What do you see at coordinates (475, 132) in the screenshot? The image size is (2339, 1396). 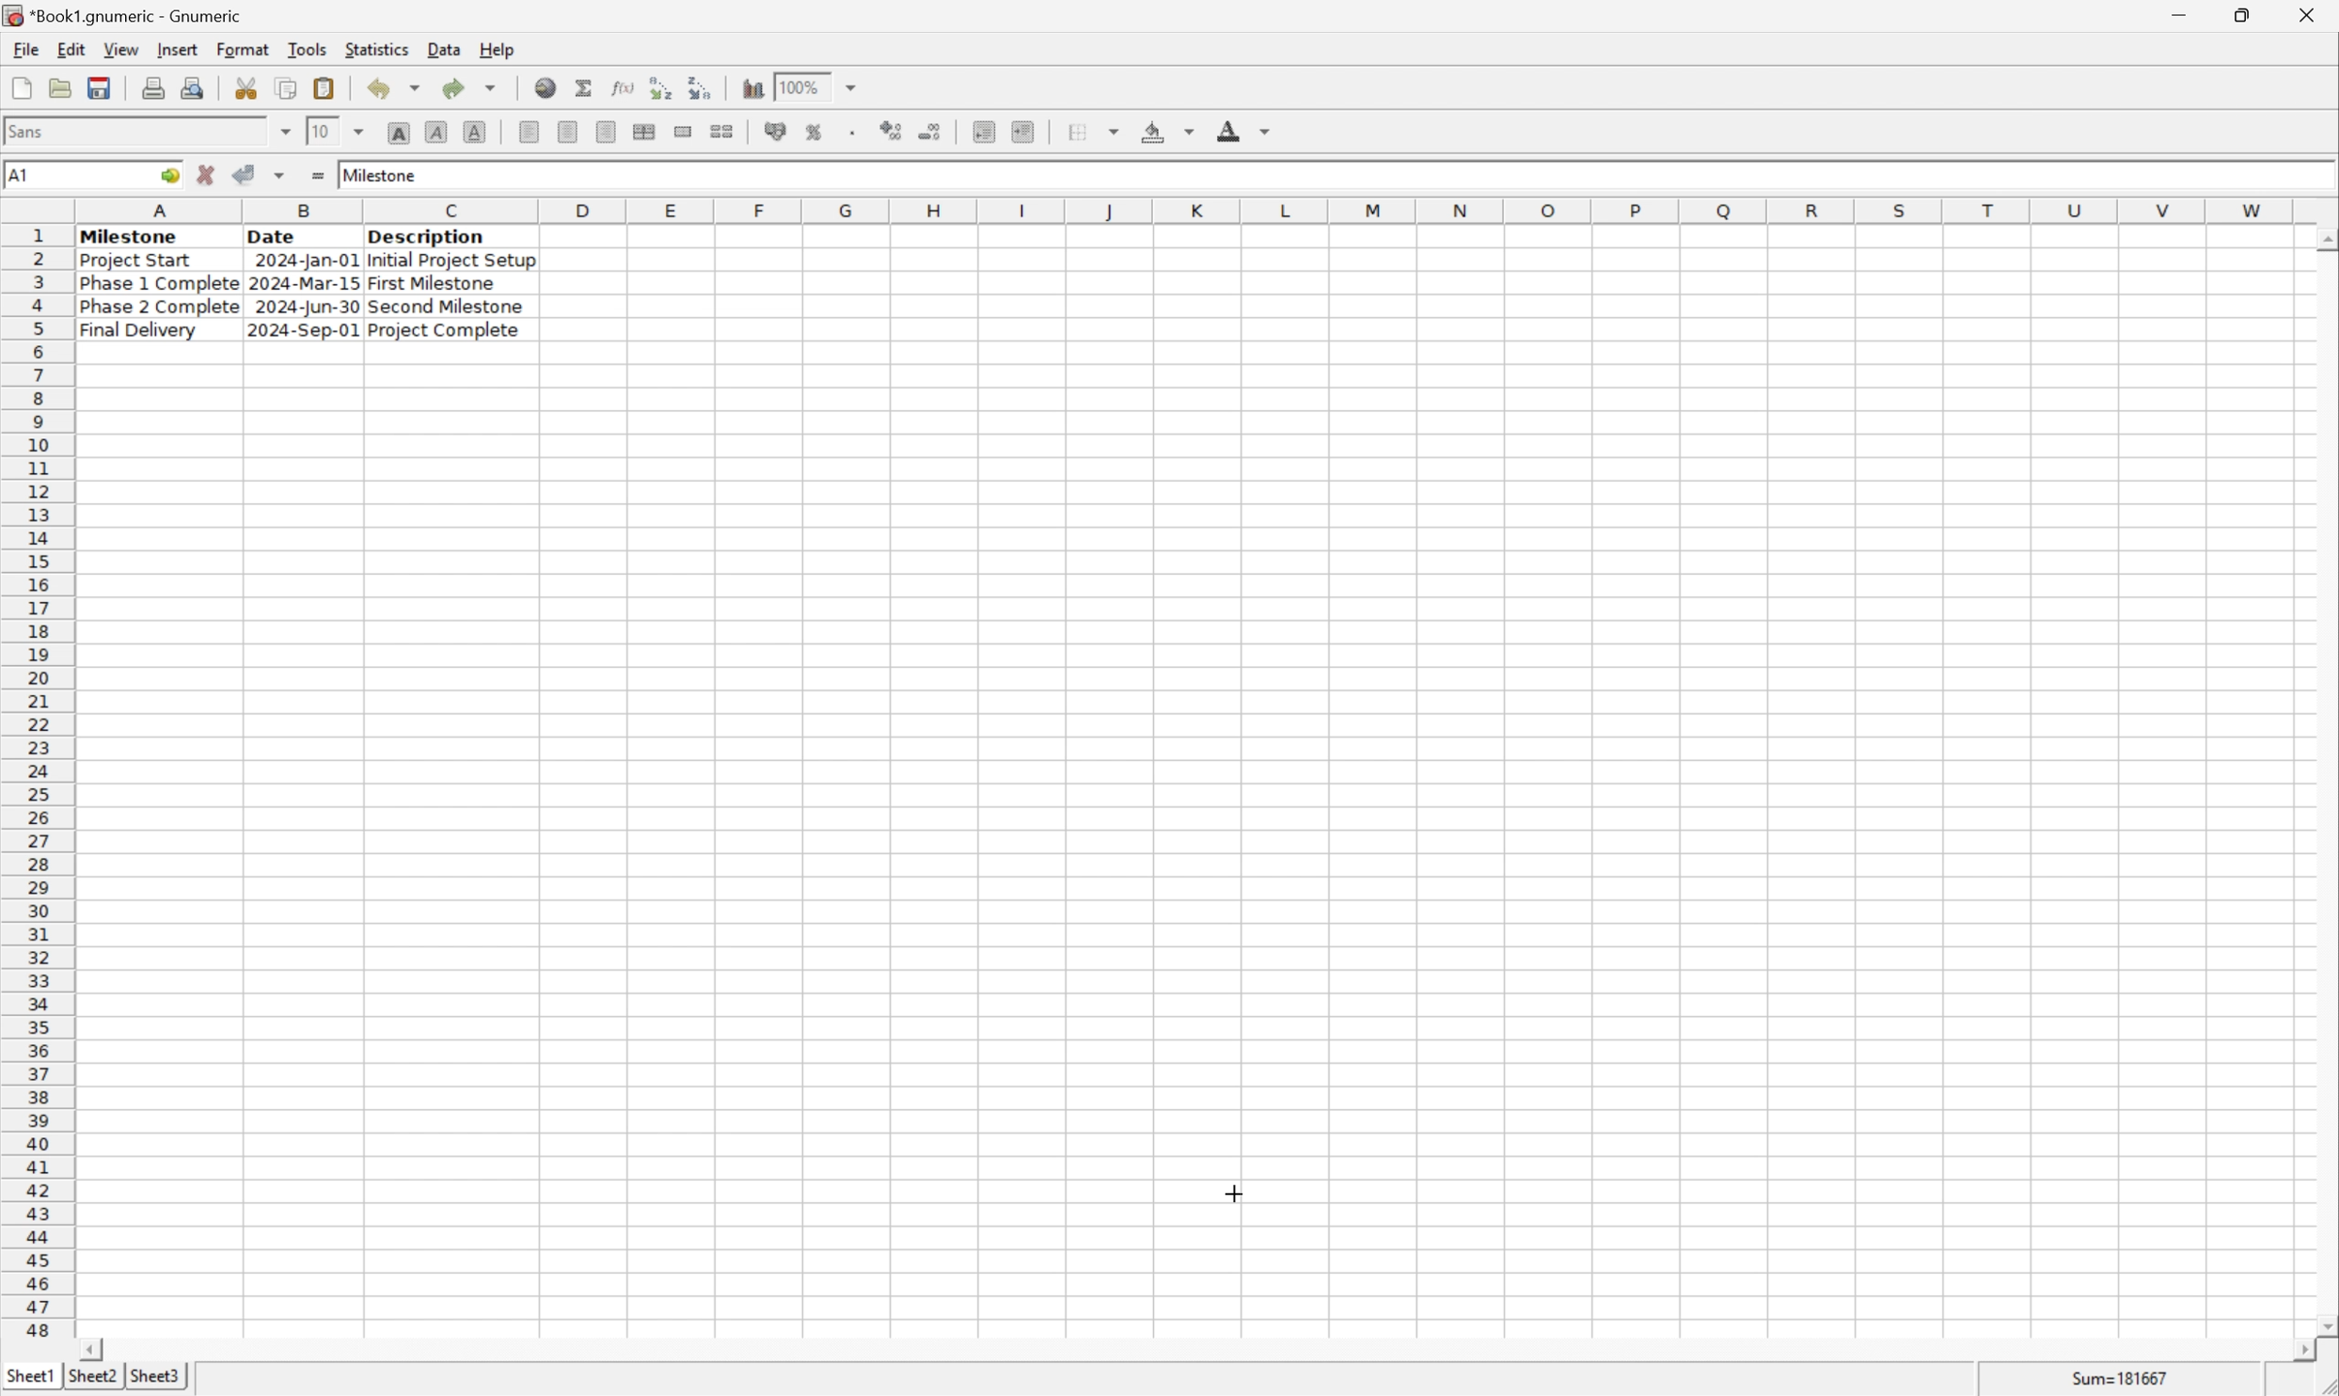 I see `underline` at bounding box center [475, 132].